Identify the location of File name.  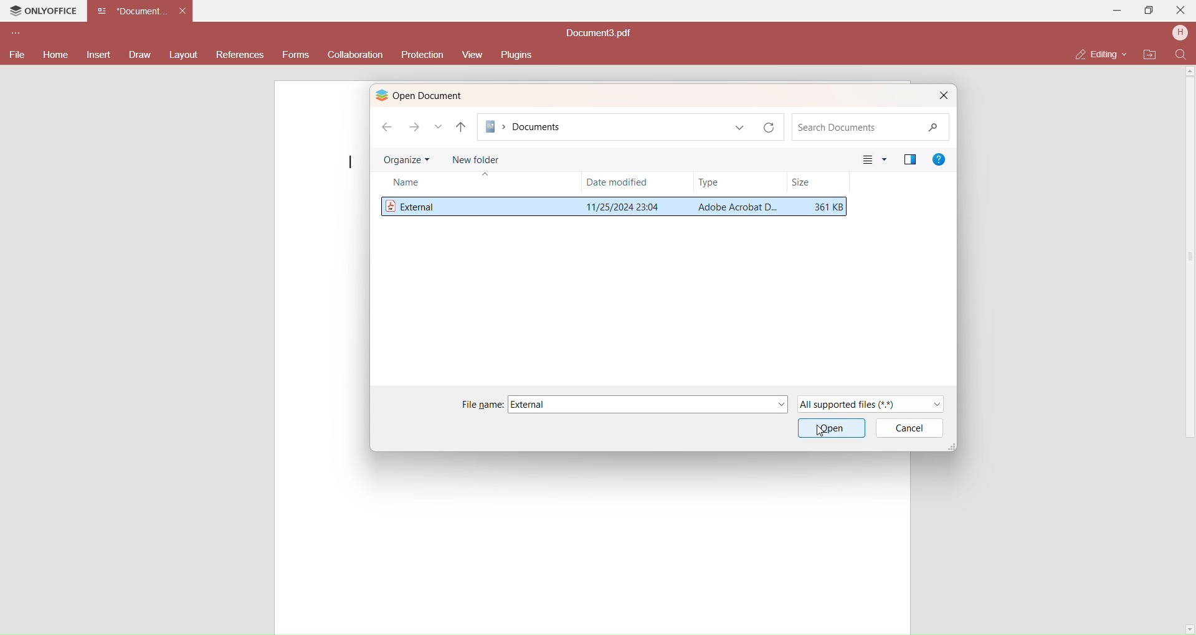
(482, 405).